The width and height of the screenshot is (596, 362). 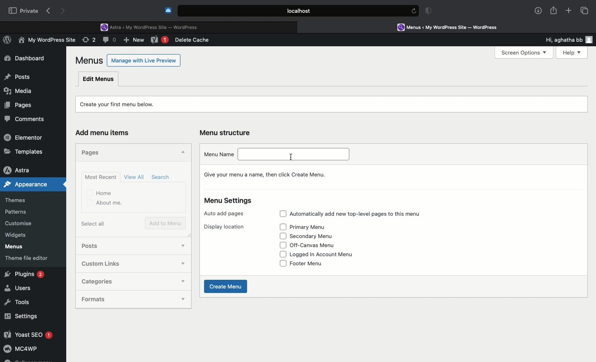 I want to click on Pages, so click(x=17, y=105).